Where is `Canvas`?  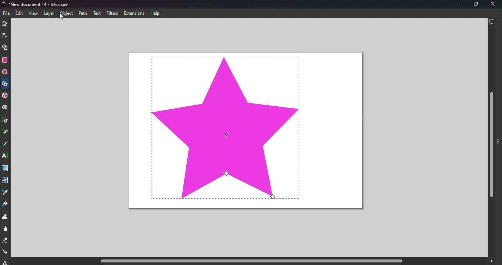
Canvas is located at coordinates (245, 131).